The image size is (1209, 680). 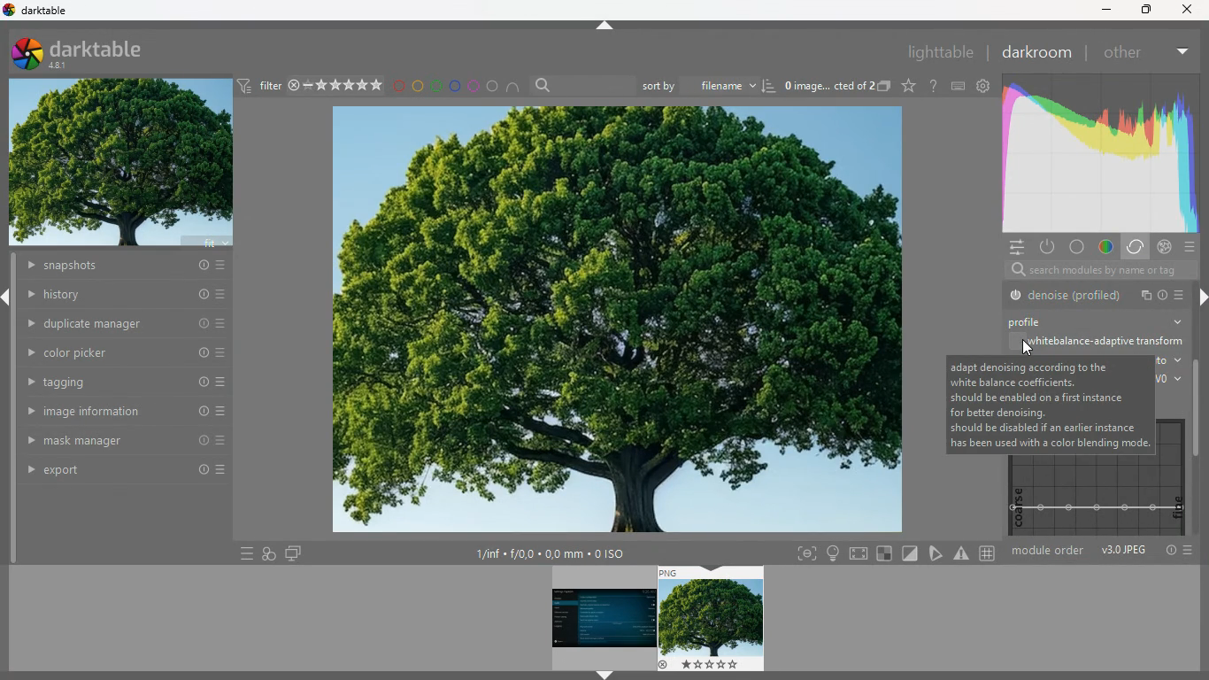 I want to click on filter, so click(x=261, y=87).